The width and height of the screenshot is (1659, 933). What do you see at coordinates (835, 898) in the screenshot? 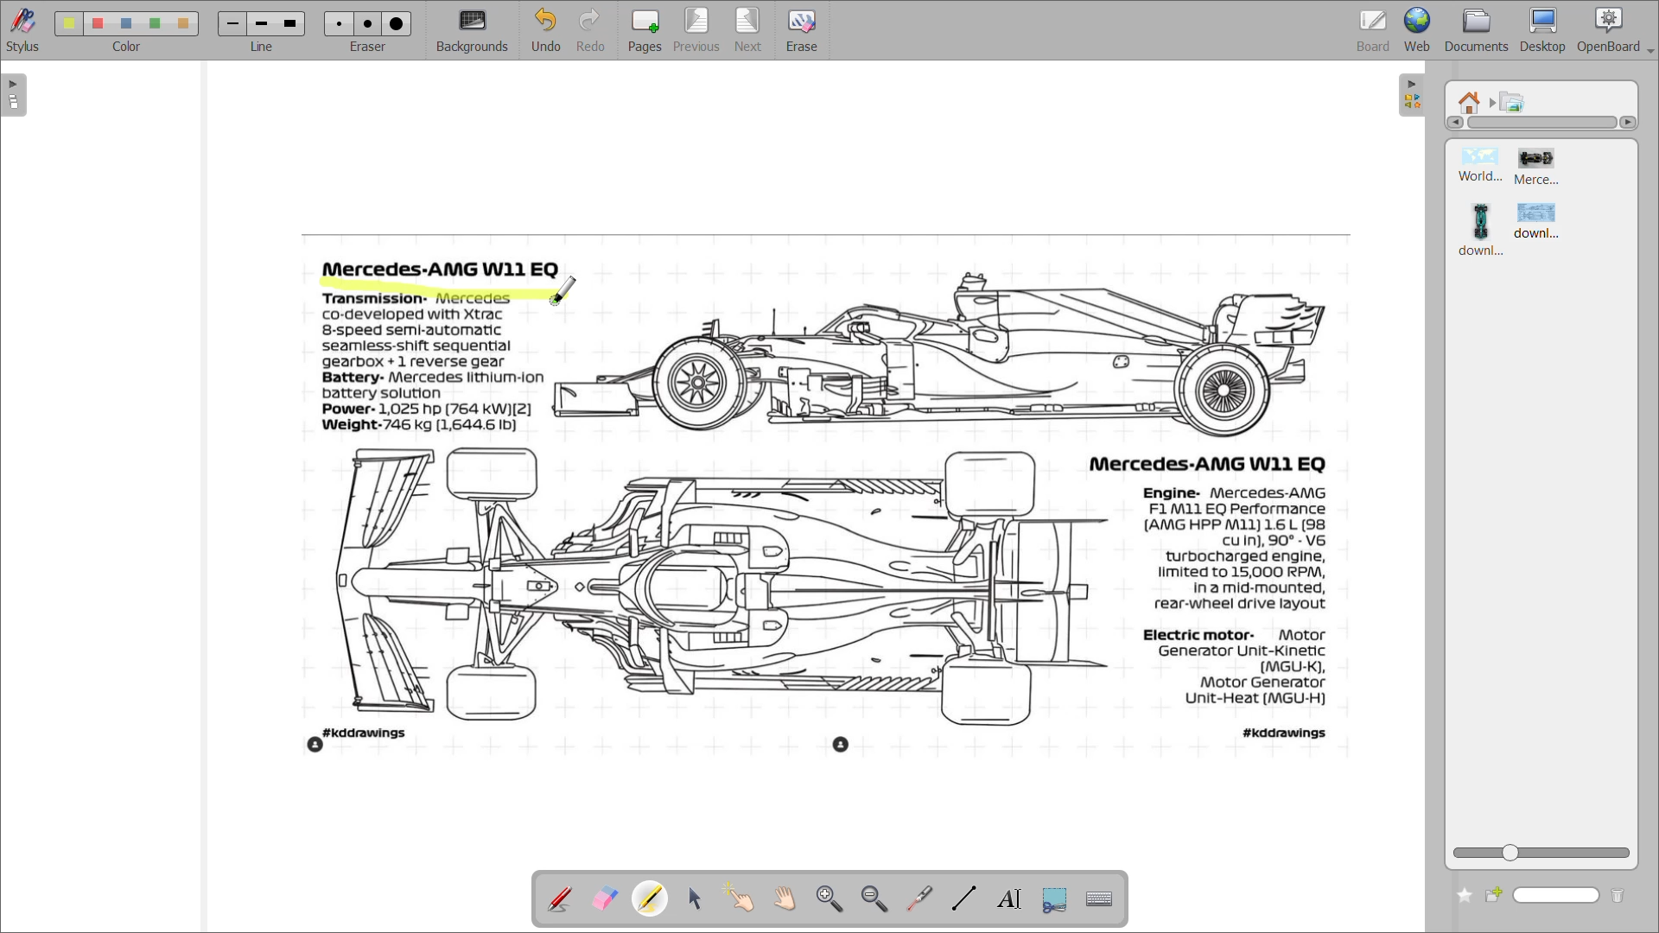
I see `zoom in` at bounding box center [835, 898].